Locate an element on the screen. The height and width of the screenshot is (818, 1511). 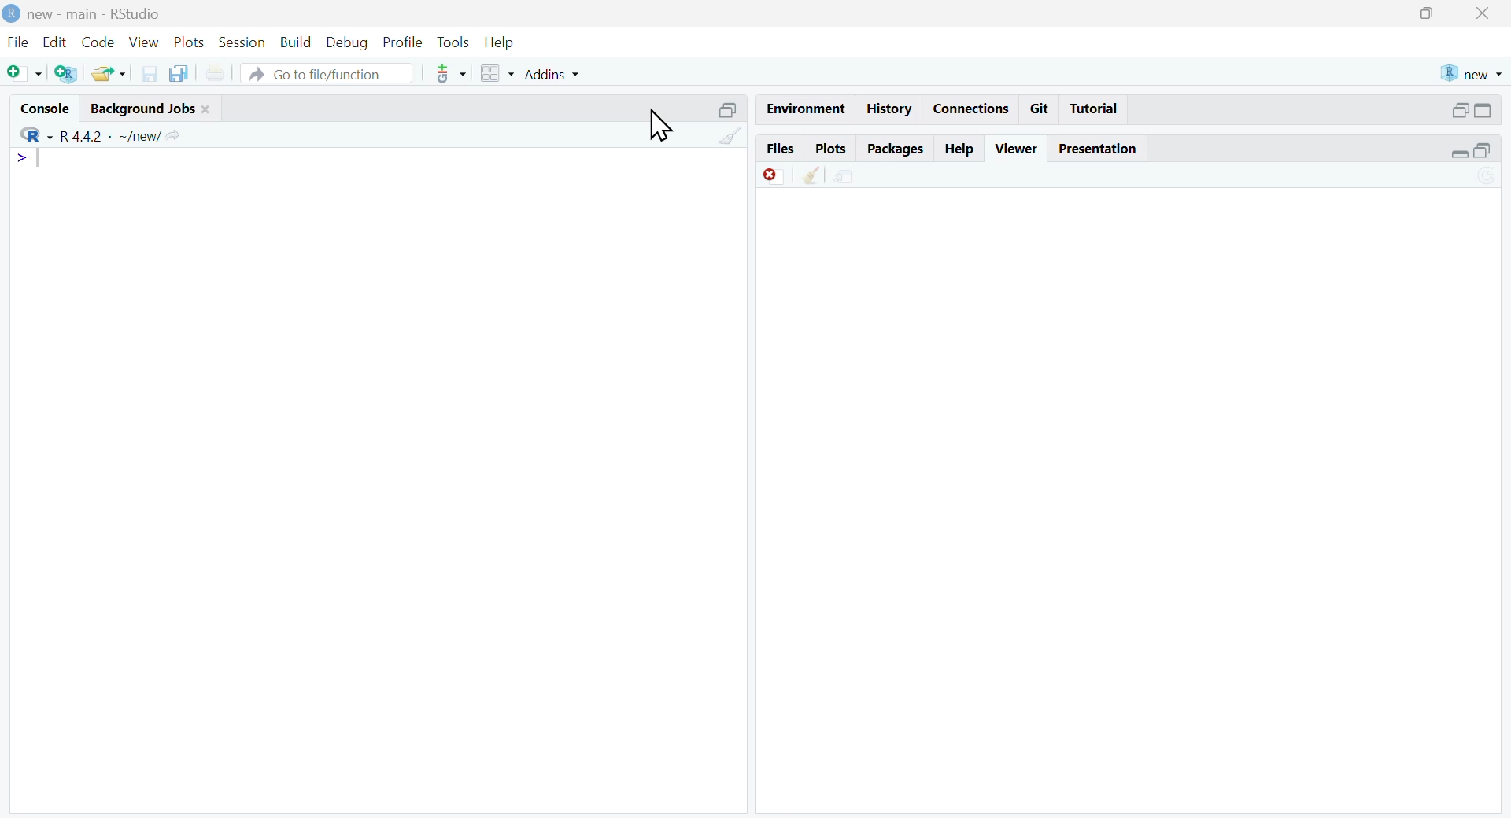
delete file is located at coordinates (774, 176).